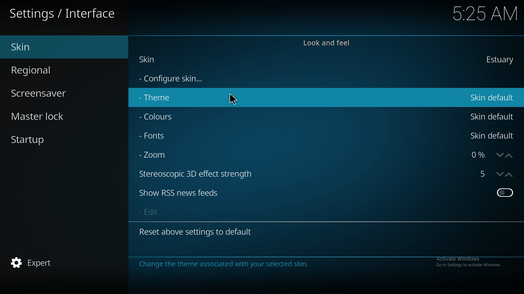 Image resolution: width=524 pixels, height=294 pixels. Describe the element at coordinates (174, 136) in the screenshot. I see `fonts` at that location.